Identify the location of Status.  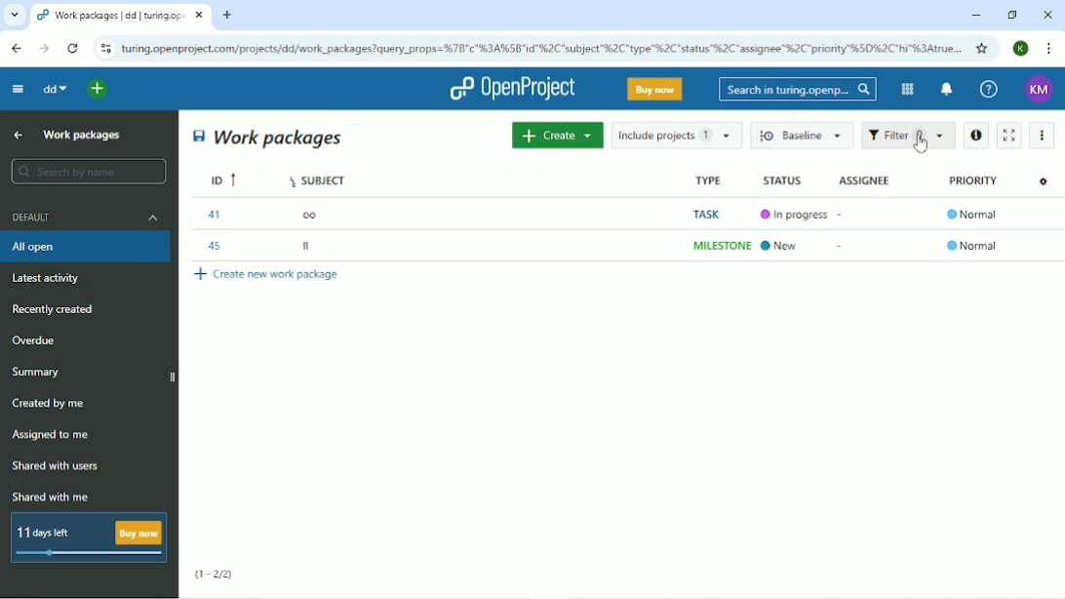
(782, 180).